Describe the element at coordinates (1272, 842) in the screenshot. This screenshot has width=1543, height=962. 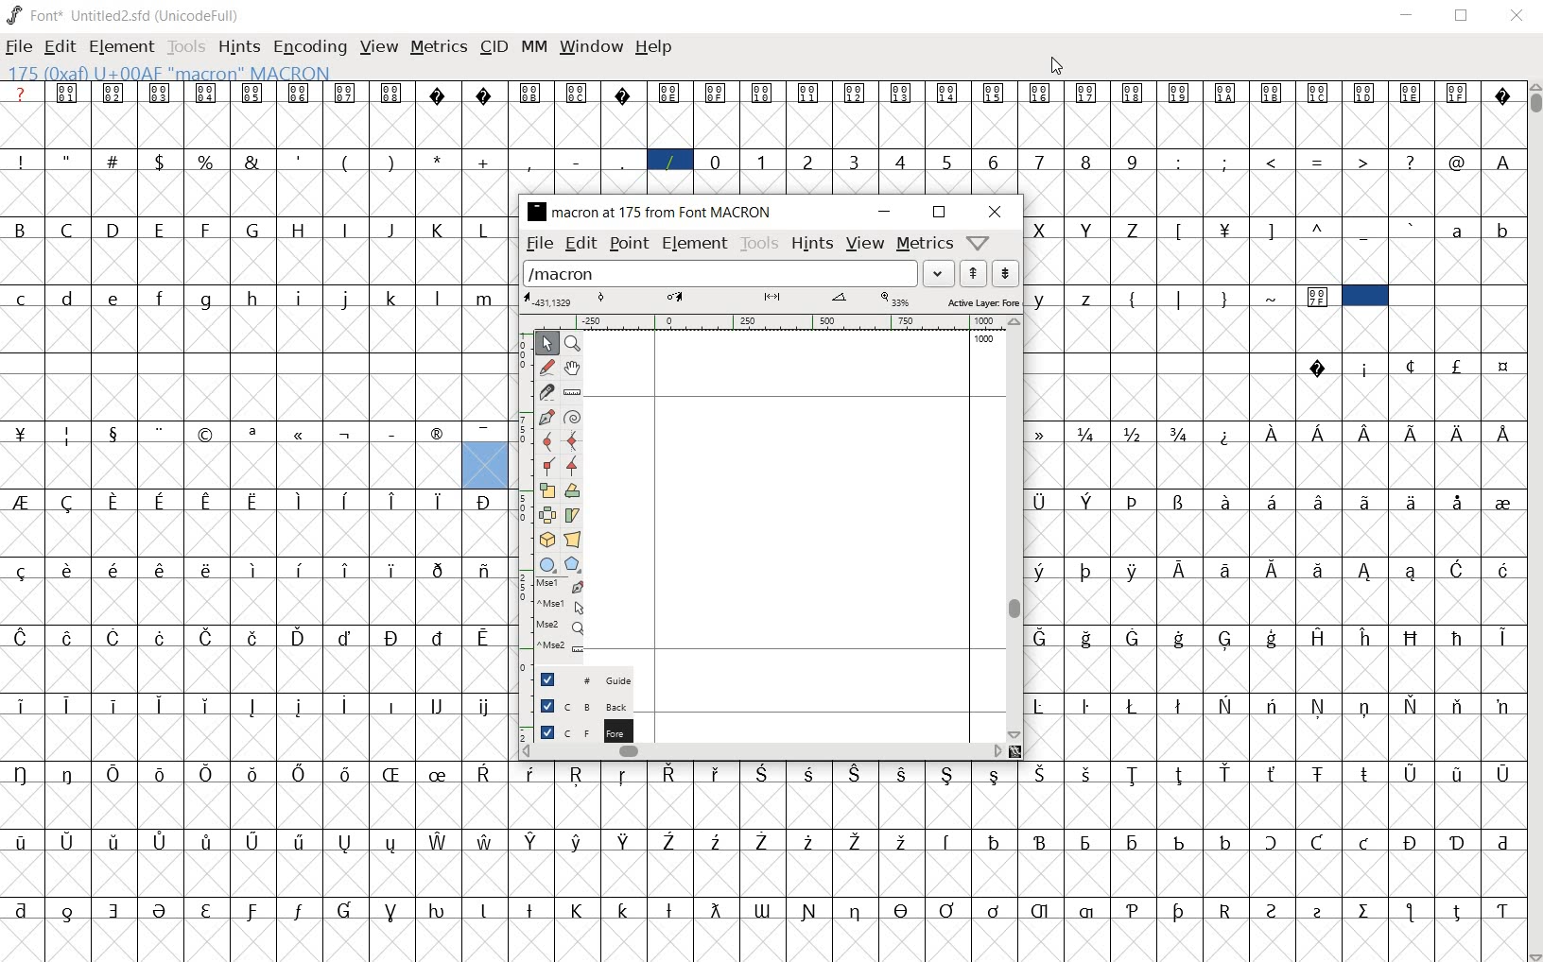
I see `Symbol` at that location.